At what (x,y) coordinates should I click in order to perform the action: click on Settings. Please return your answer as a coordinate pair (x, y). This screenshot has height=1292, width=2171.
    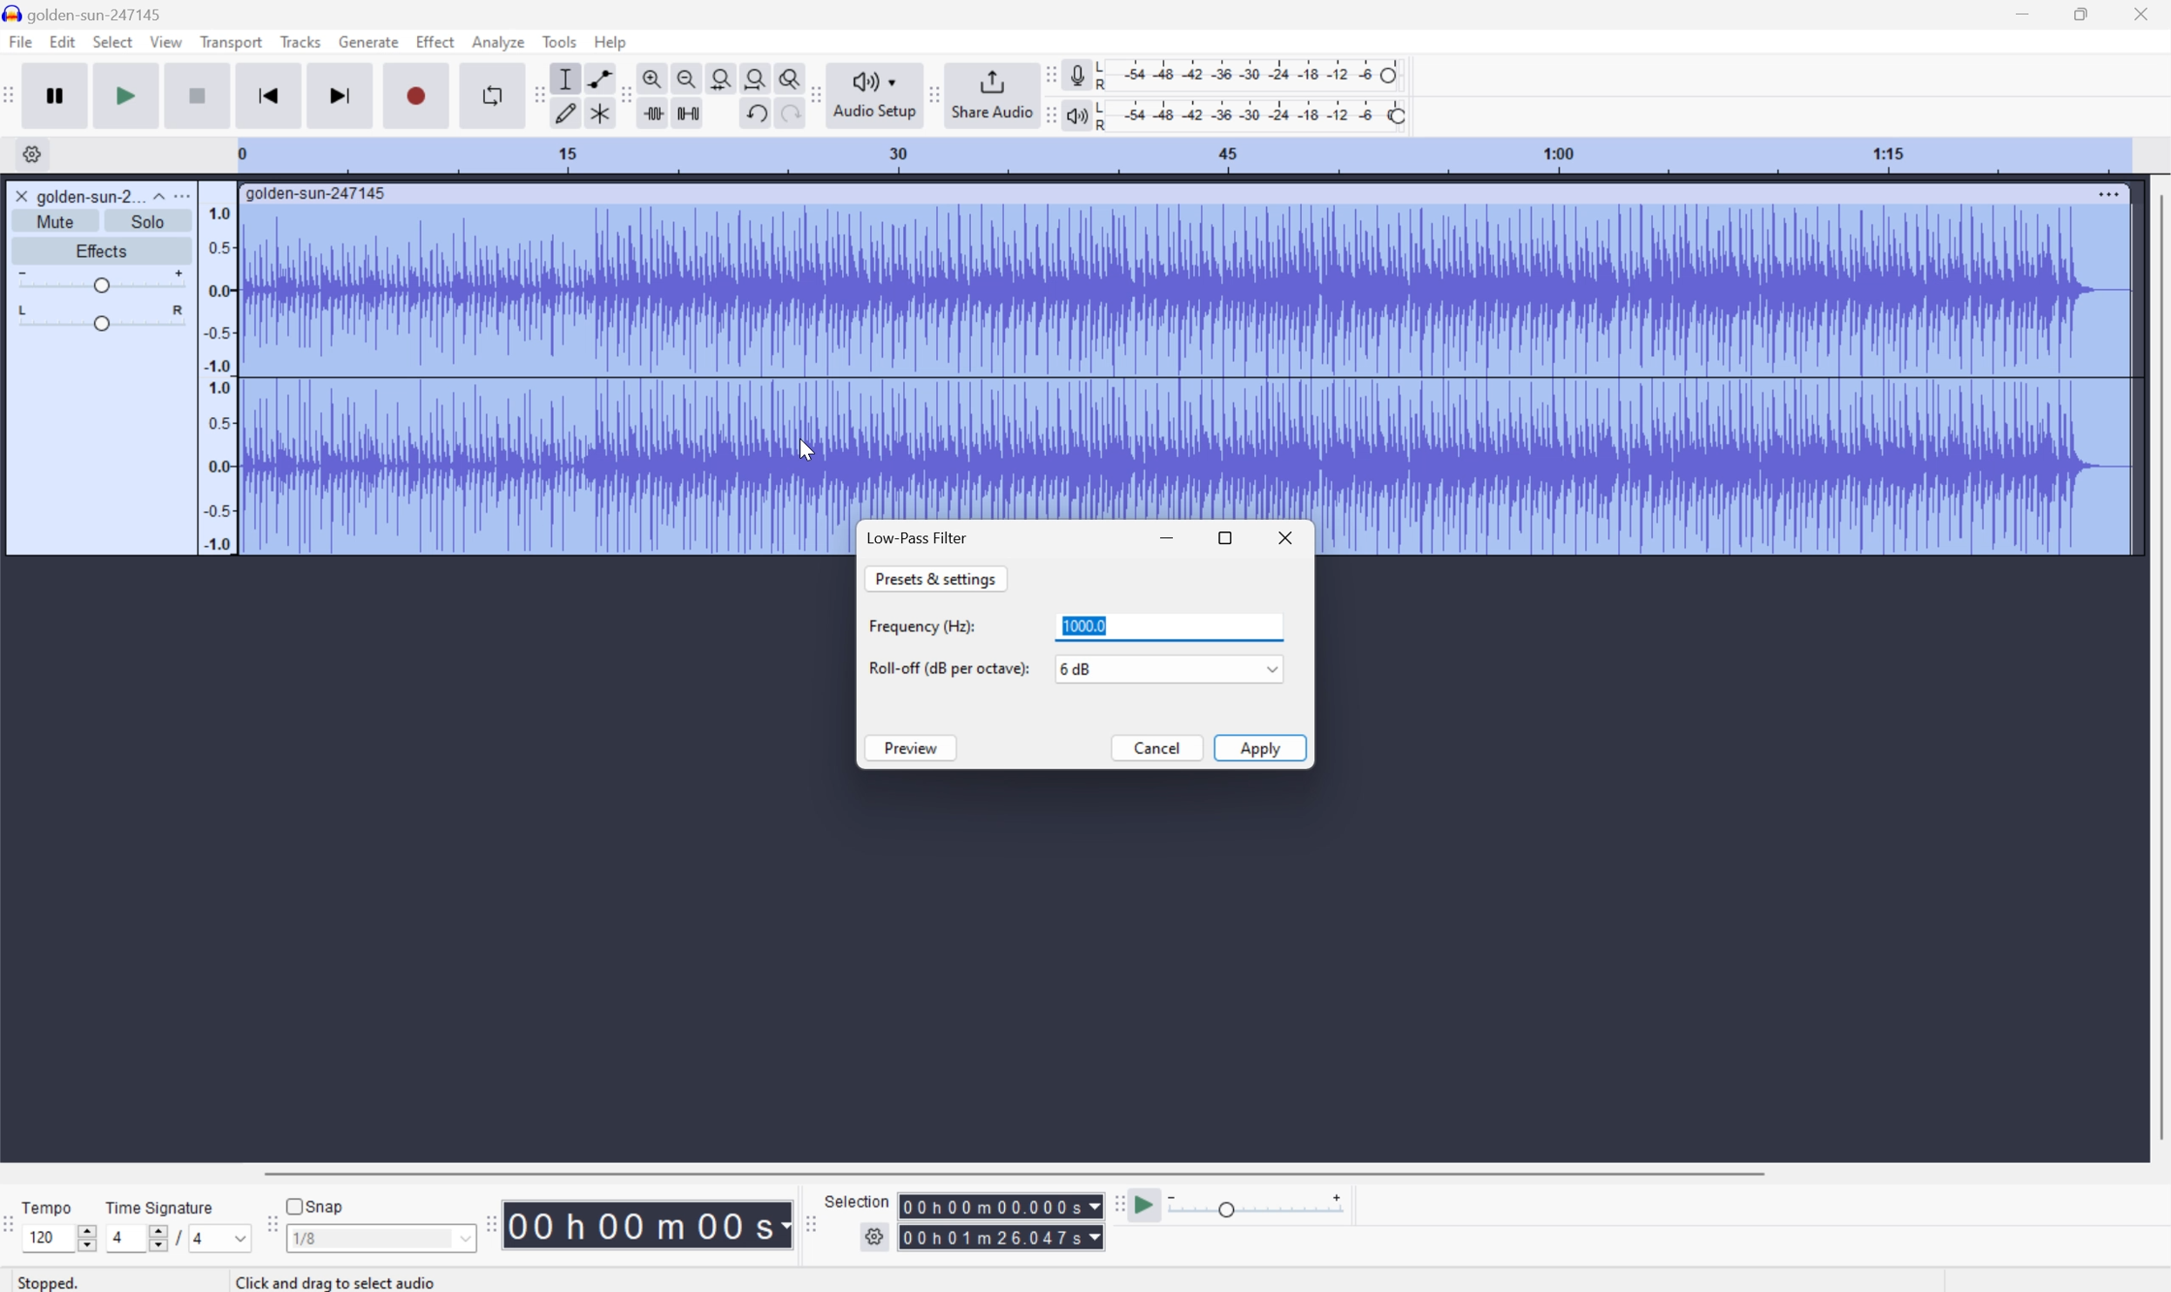
    Looking at the image, I should click on (29, 154).